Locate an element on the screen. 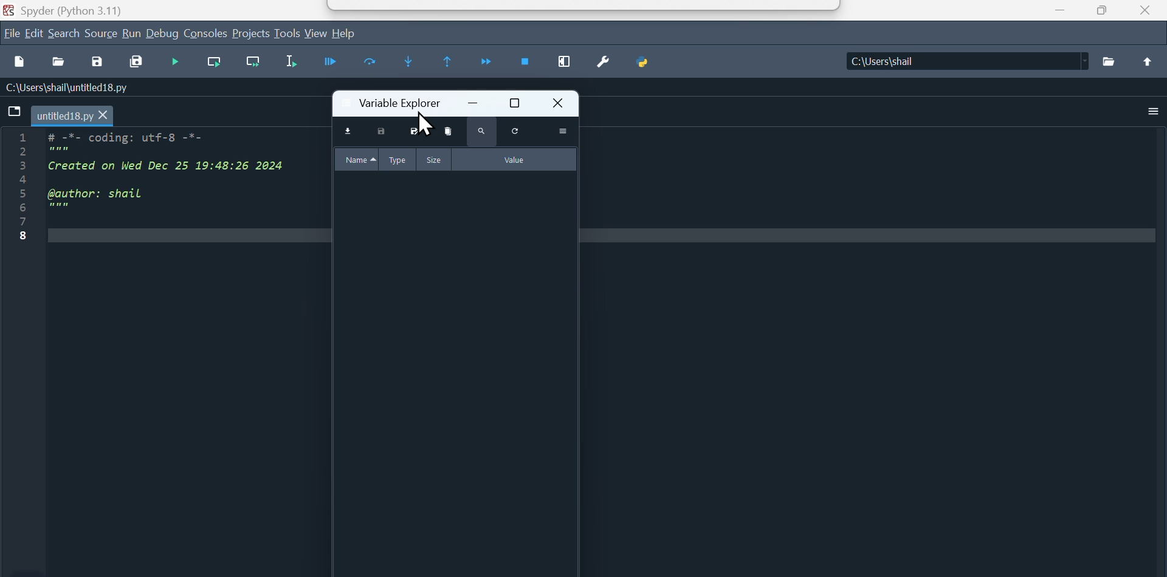 The height and width of the screenshot is (577, 1167). more actions is located at coordinates (562, 131).